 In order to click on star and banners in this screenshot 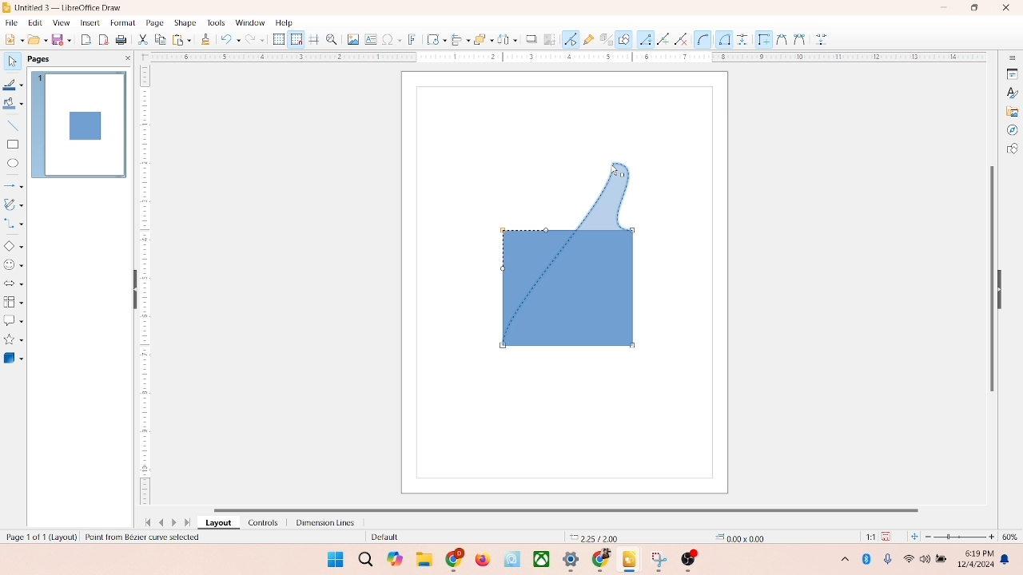, I will do `click(15, 339)`.